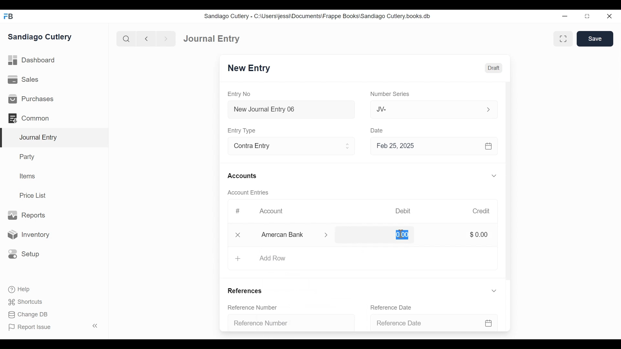  Describe the element at coordinates (394, 307) in the screenshot. I see `Reference Date` at that location.